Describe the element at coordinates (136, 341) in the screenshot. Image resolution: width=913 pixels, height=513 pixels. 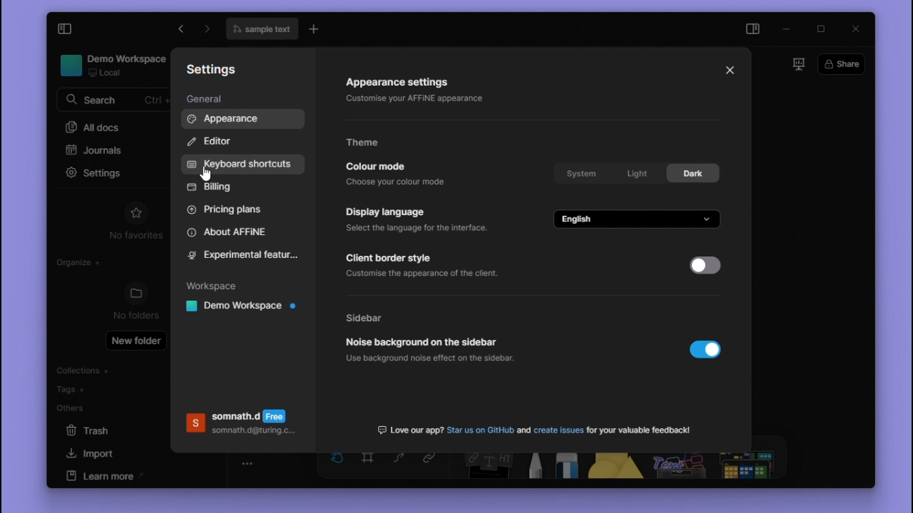
I see `new folder` at that location.